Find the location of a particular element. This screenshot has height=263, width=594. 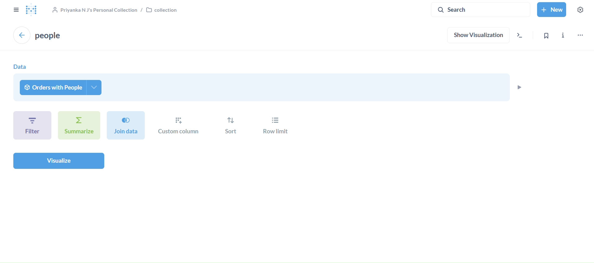

view the sql is located at coordinates (522, 36).